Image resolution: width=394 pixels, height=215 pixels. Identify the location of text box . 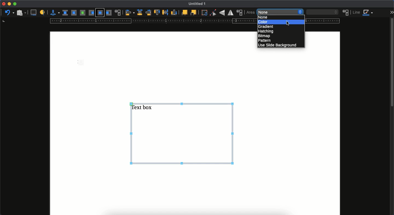
(182, 133).